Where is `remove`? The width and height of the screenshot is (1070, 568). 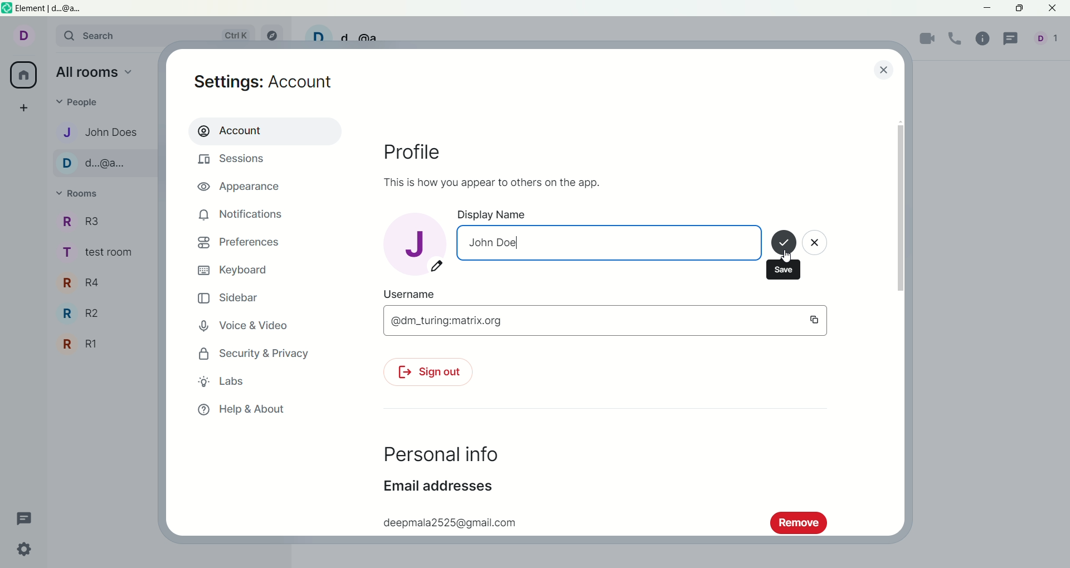
remove is located at coordinates (799, 522).